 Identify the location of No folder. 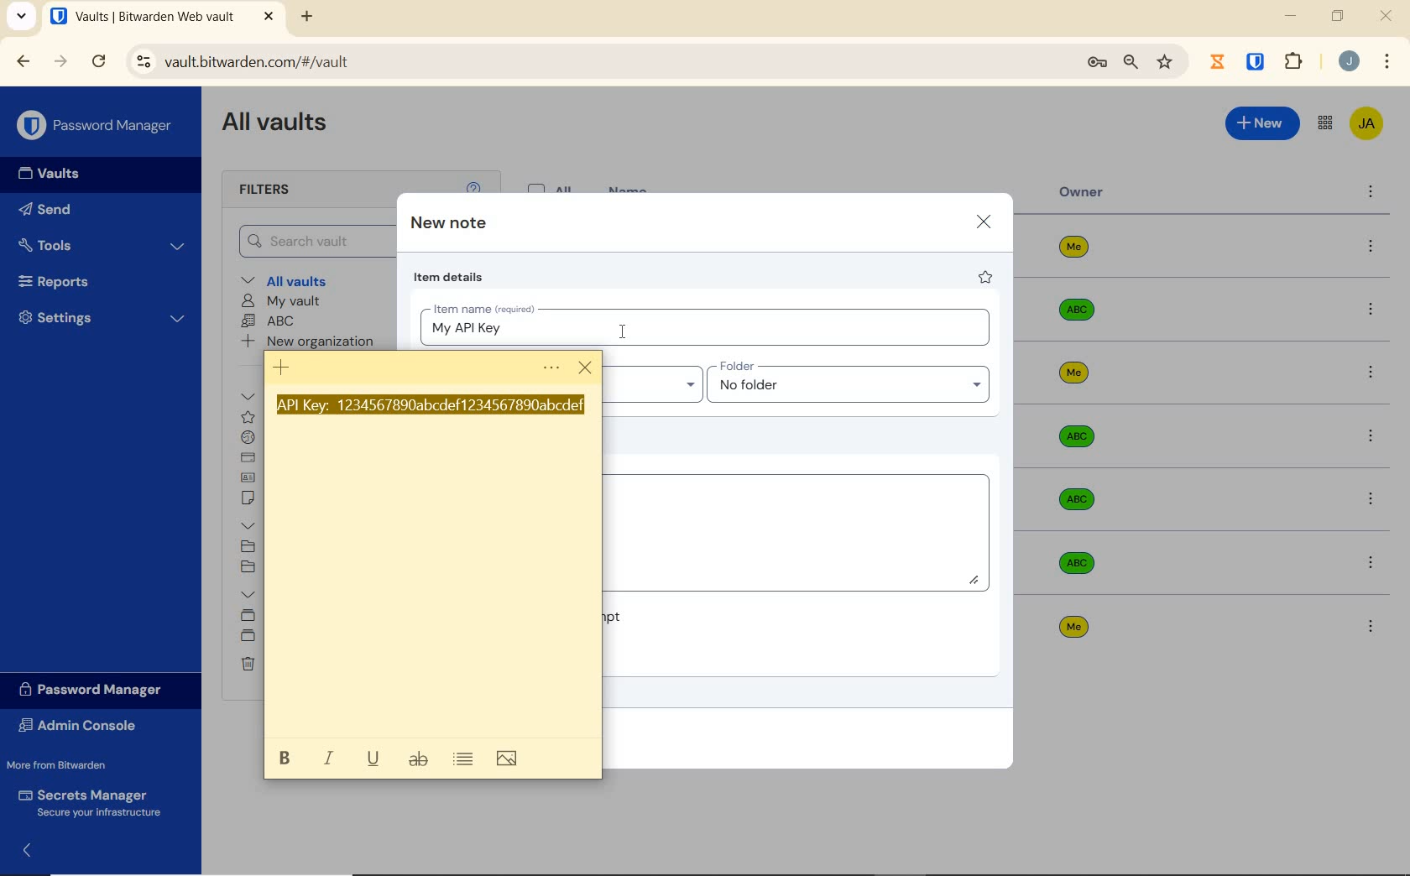
(247, 567).